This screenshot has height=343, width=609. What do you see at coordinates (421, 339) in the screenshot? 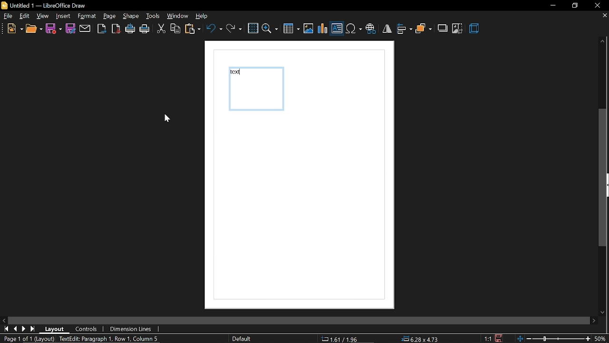
I see `position` at bounding box center [421, 339].